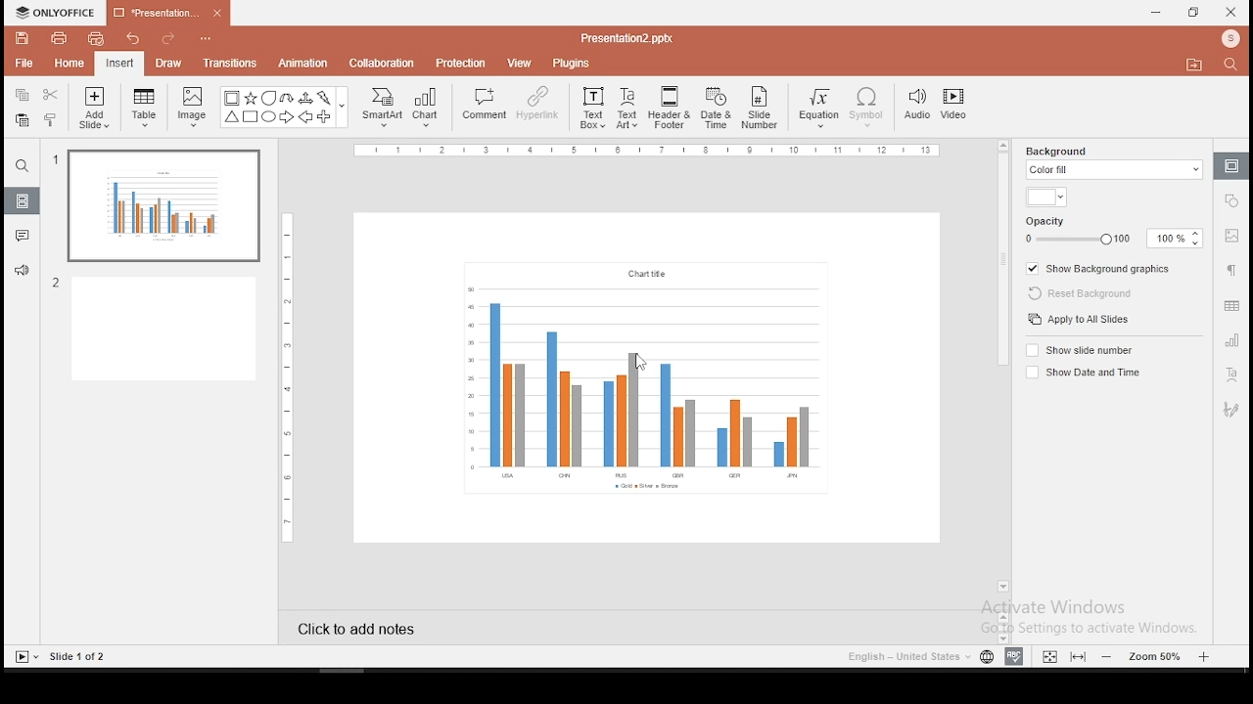 This screenshot has height=704, width=1253. What do you see at coordinates (70, 64) in the screenshot?
I see `home` at bounding box center [70, 64].